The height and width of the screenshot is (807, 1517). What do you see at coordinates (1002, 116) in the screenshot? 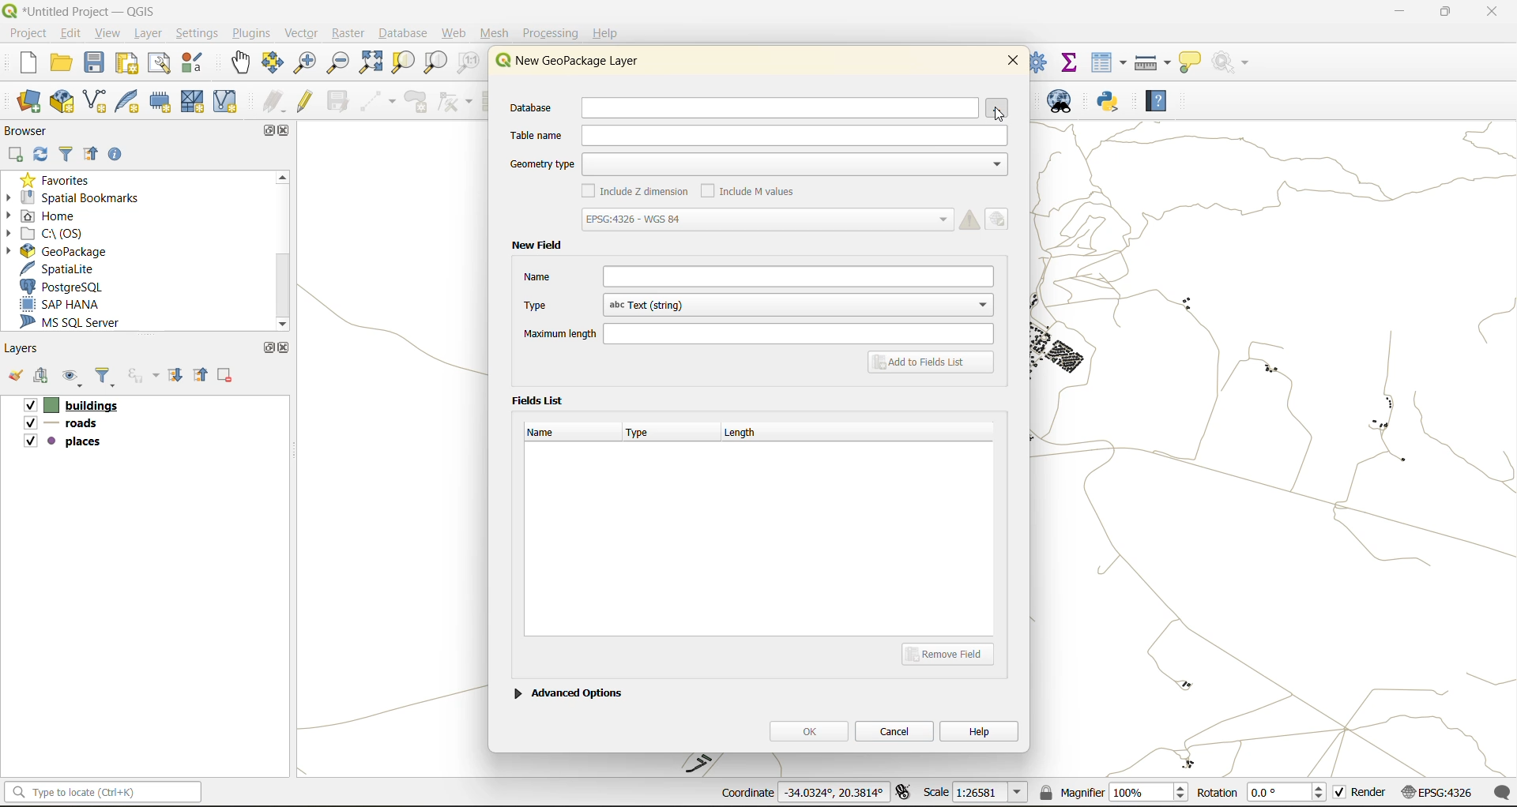
I see `Pointer` at bounding box center [1002, 116].